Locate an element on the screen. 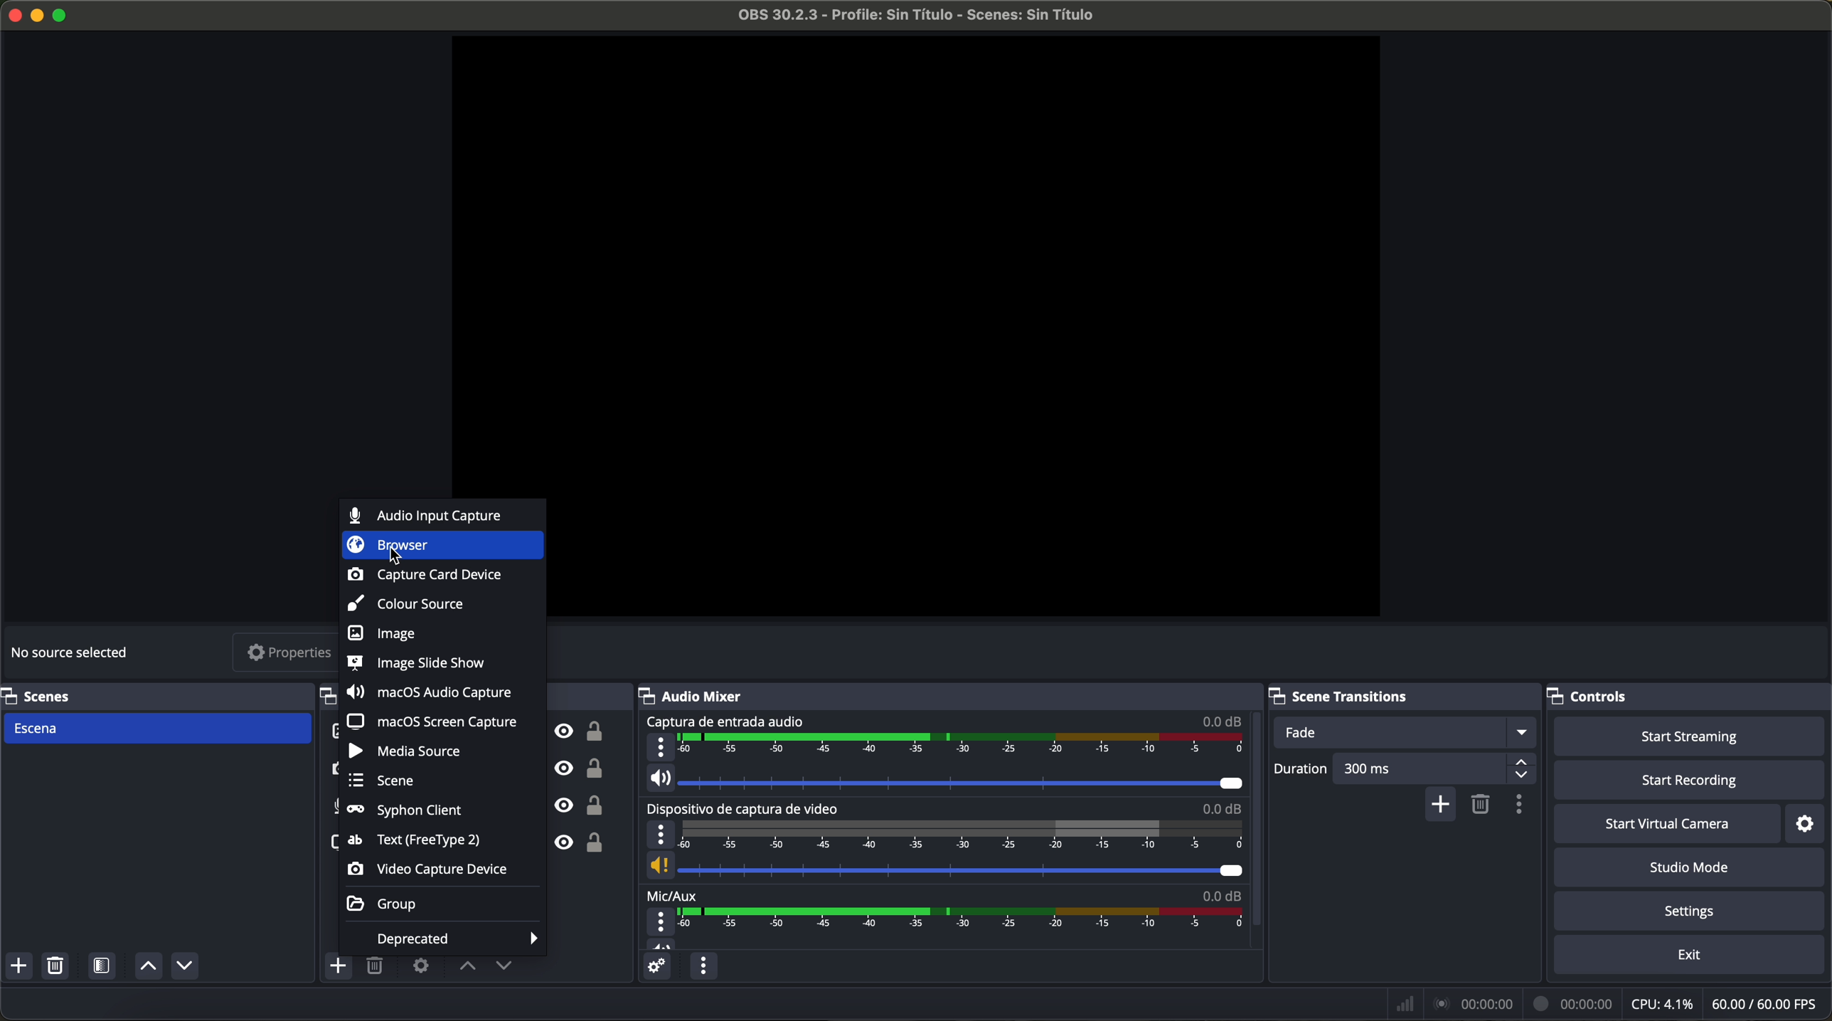 This screenshot has height=1021, width=1832. vol is located at coordinates (944, 867).